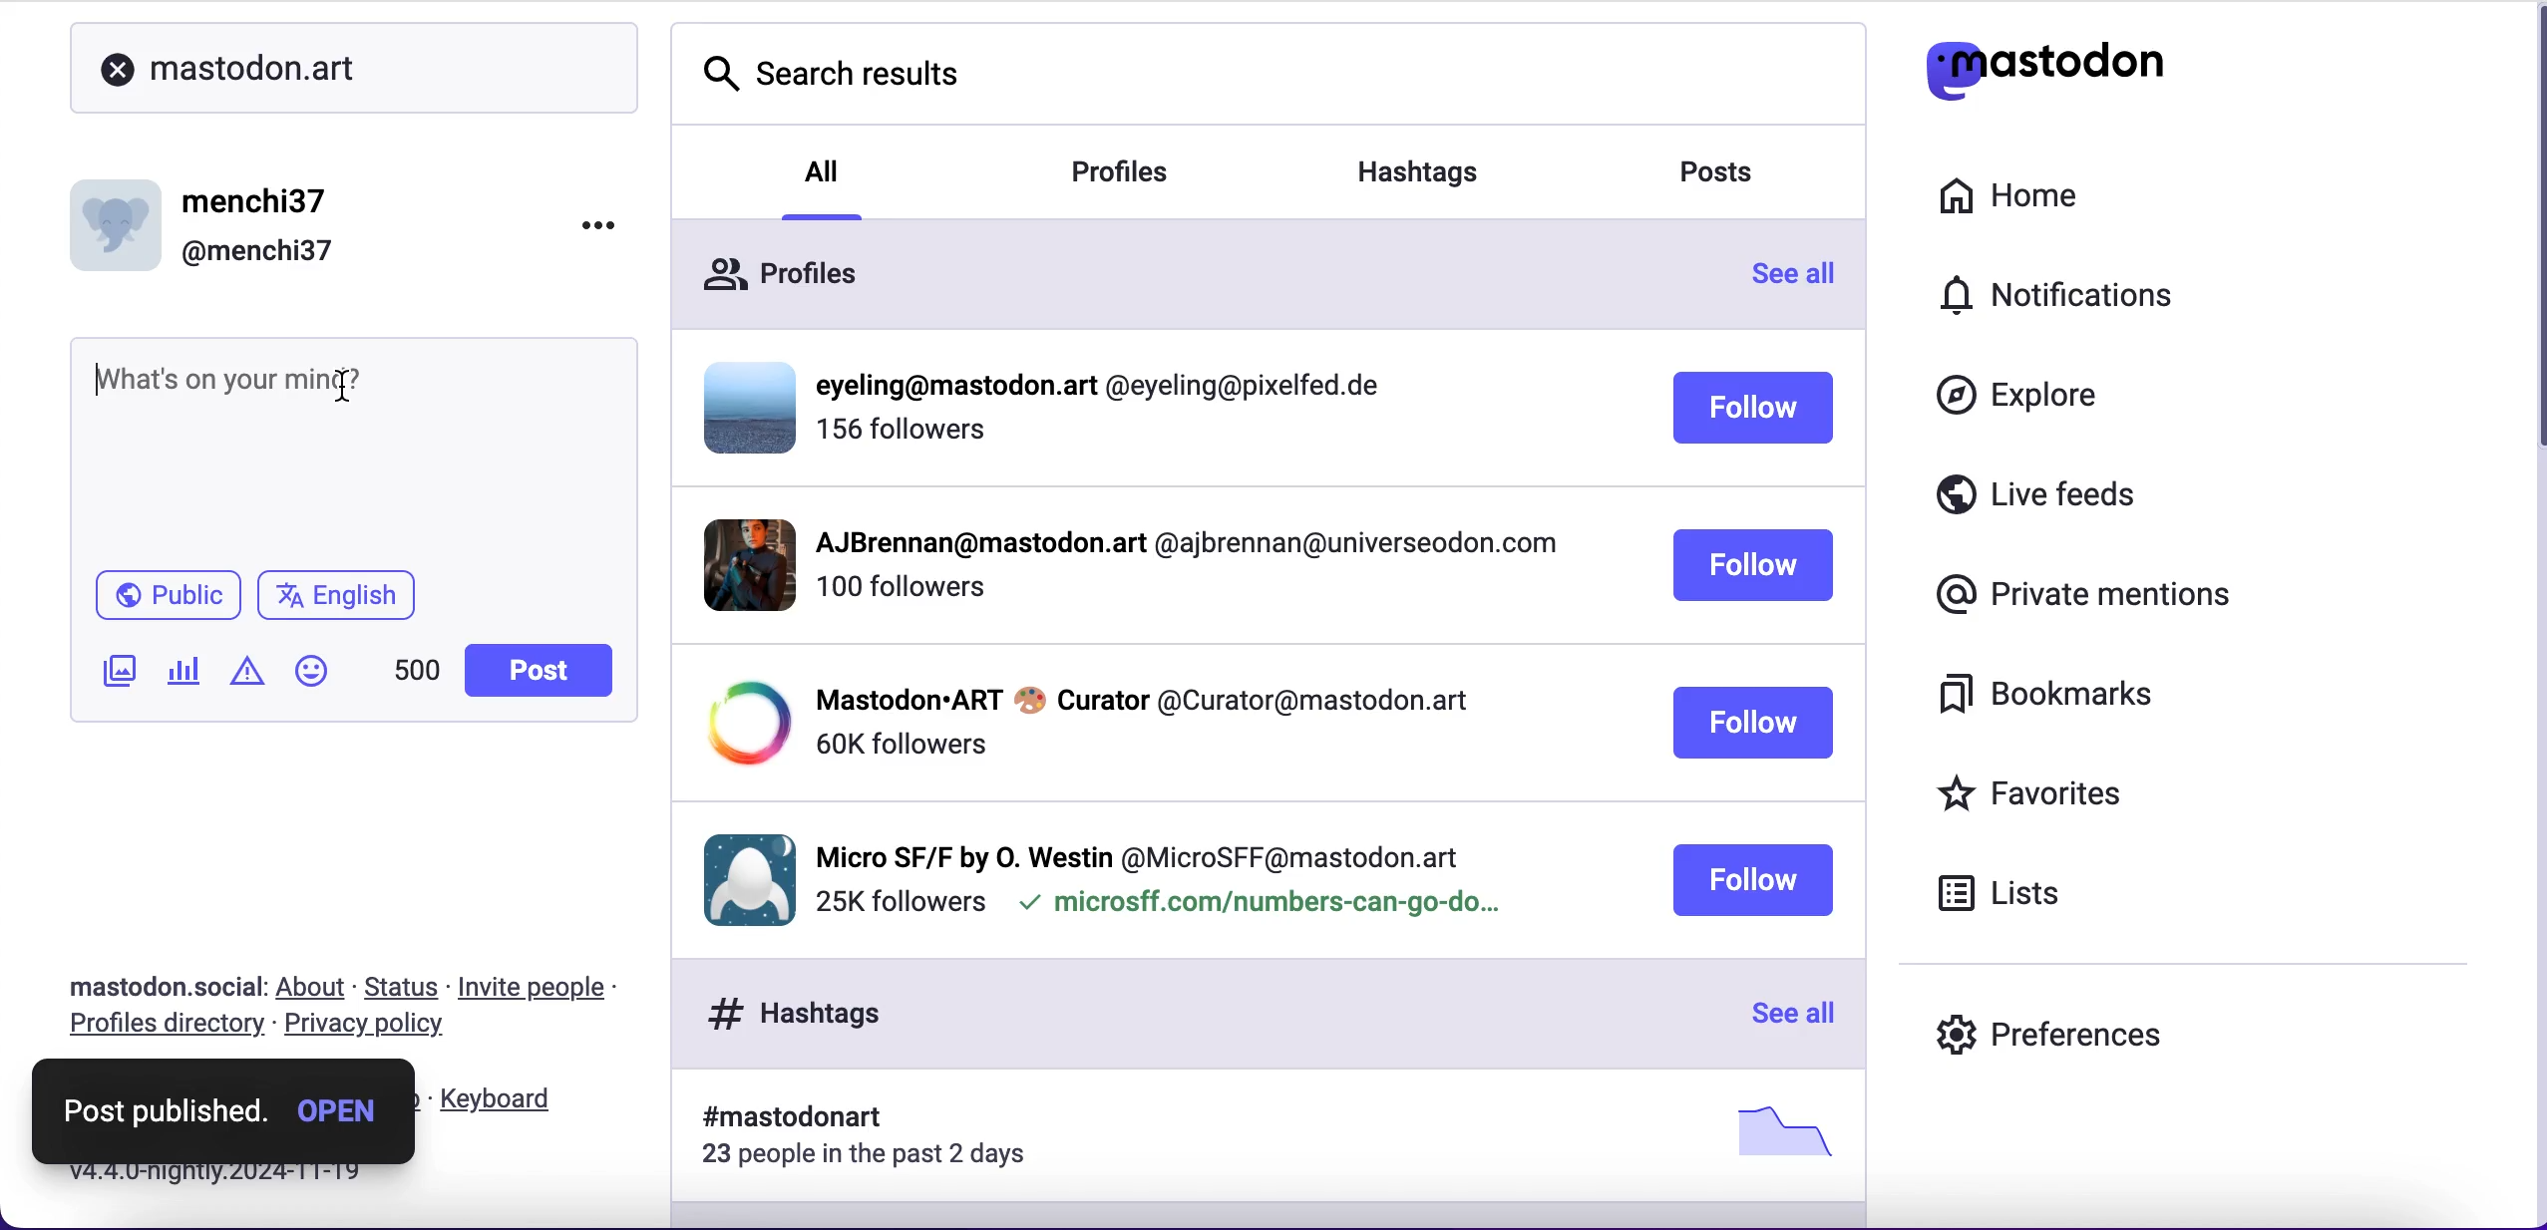 This screenshot has height=1230, width=2547. I want to click on v4.4. 0-nightly.2024-11-19, so click(219, 1172).